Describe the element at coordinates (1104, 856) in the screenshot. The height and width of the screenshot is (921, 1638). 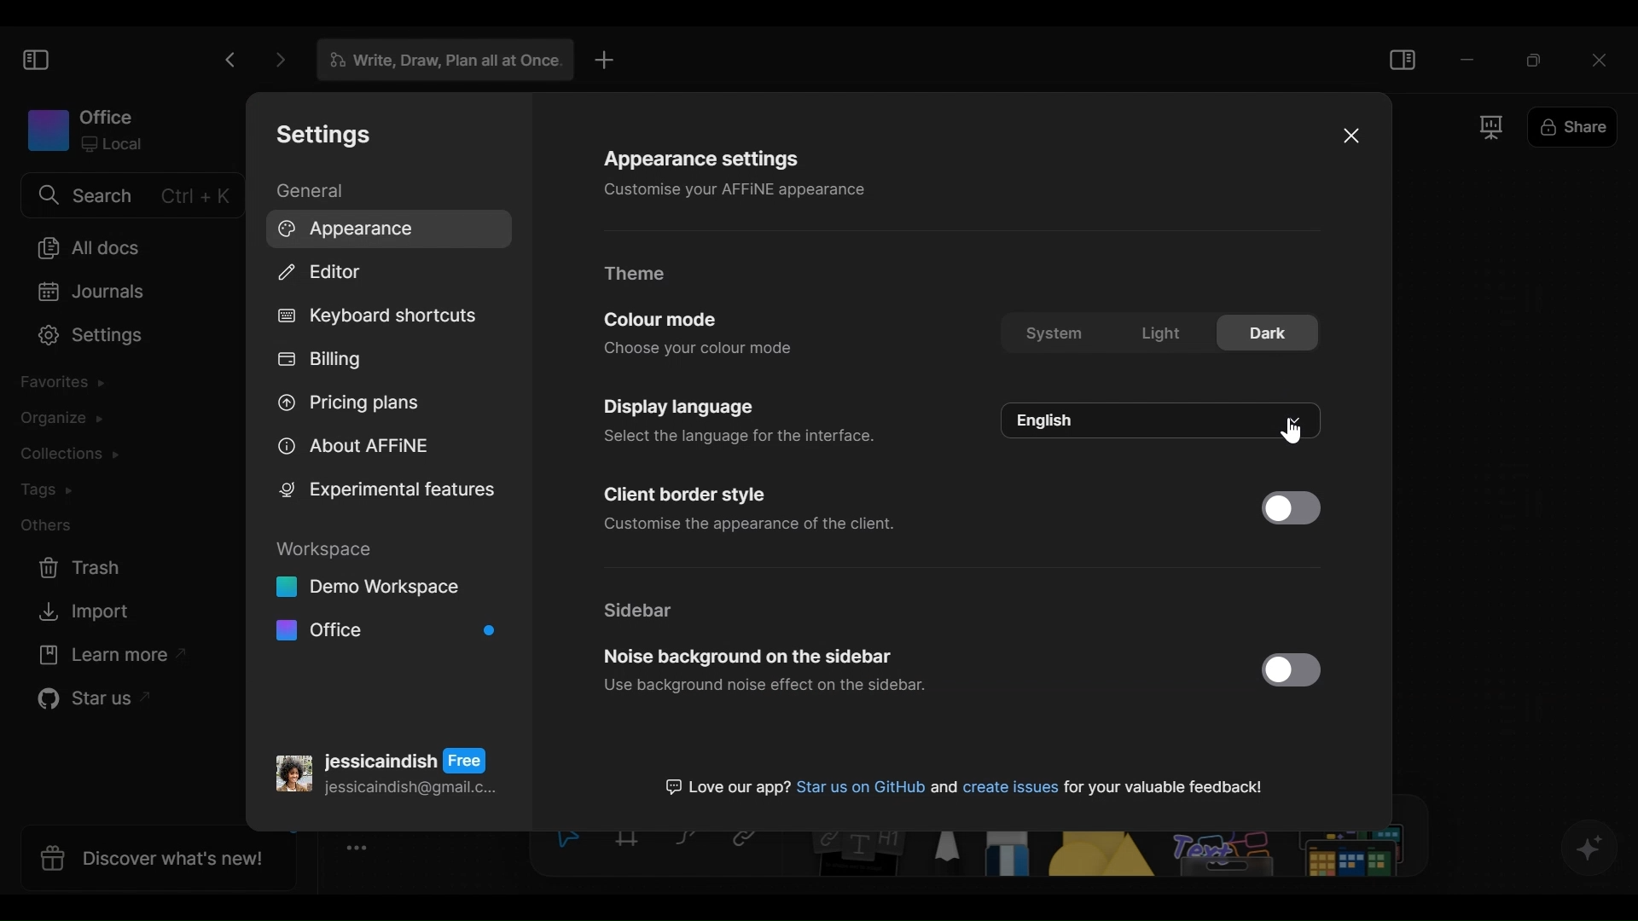
I see `Shape` at that location.